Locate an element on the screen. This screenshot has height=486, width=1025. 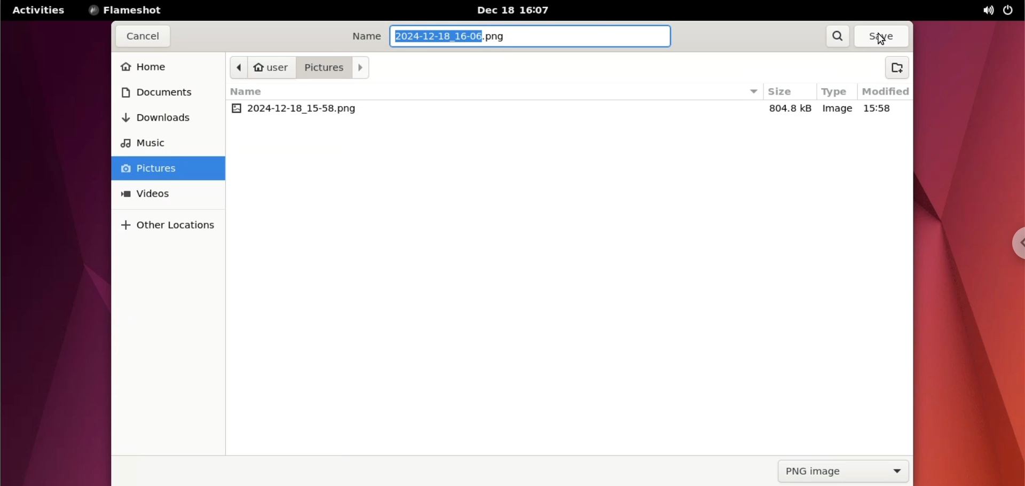
music  is located at coordinates (163, 143).